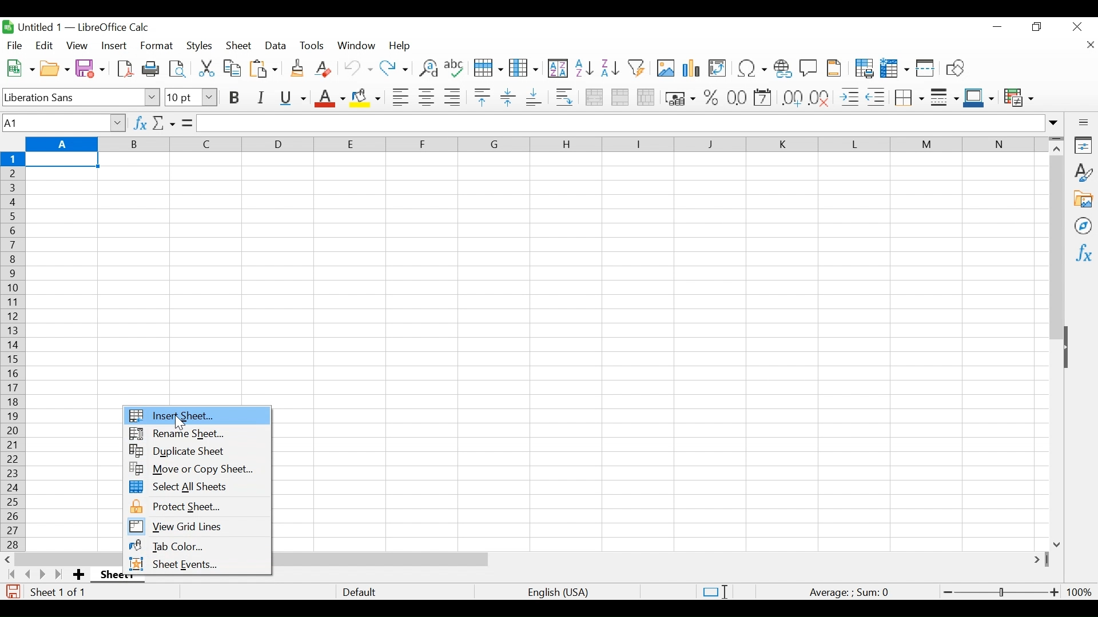  I want to click on Wrap Text, so click(564, 97).